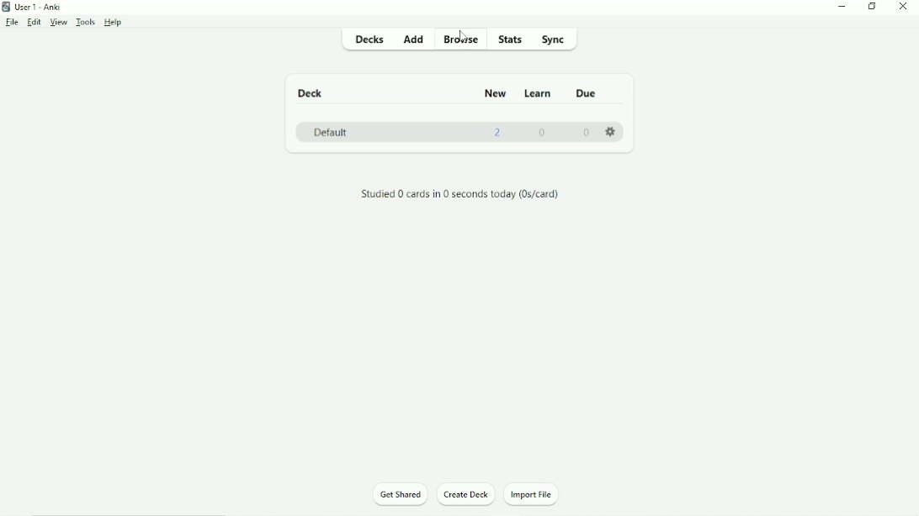 The height and width of the screenshot is (516, 919). What do you see at coordinates (512, 39) in the screenshot?
I see `Stats` at bounding box center [512, 39].